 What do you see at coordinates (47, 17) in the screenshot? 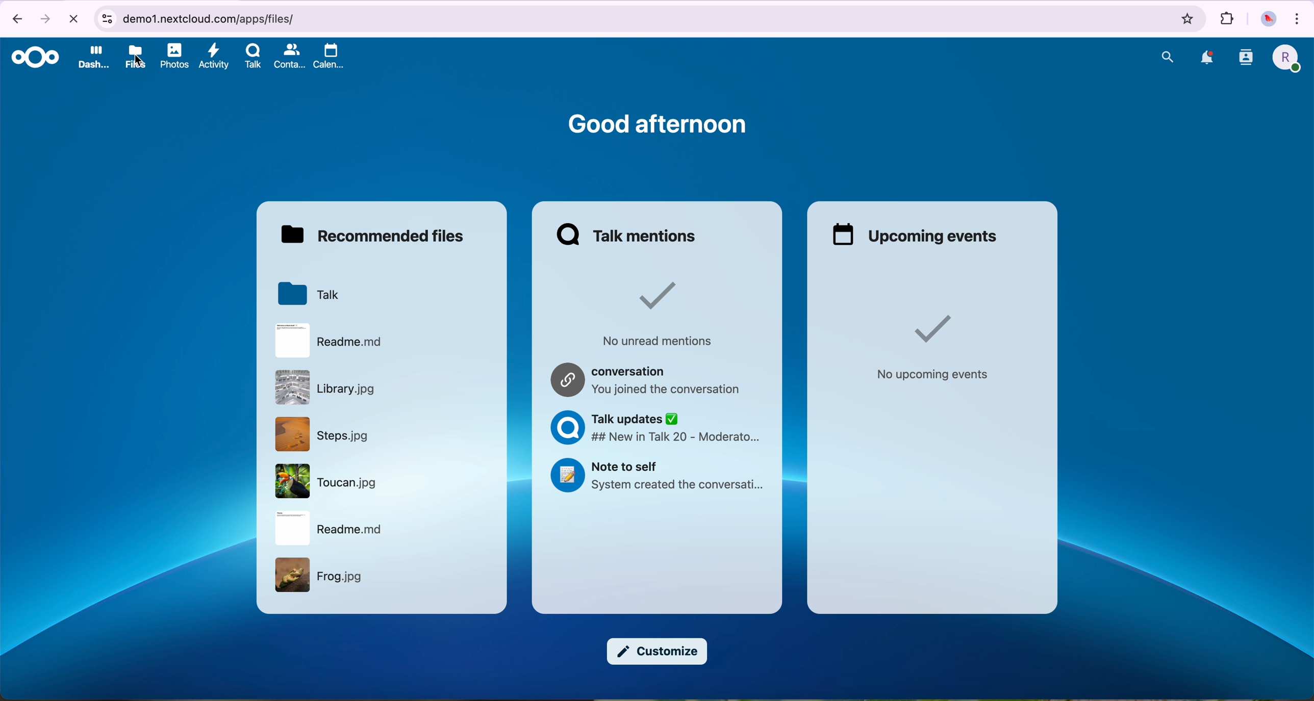
I see `navigate foward` at bounding box center [47, 17].